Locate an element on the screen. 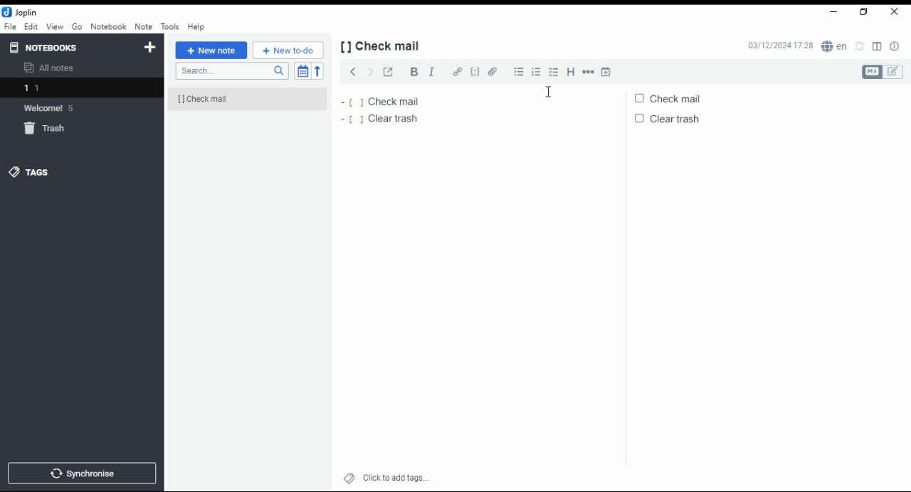  synchronize is located at coordinates (83, 474).